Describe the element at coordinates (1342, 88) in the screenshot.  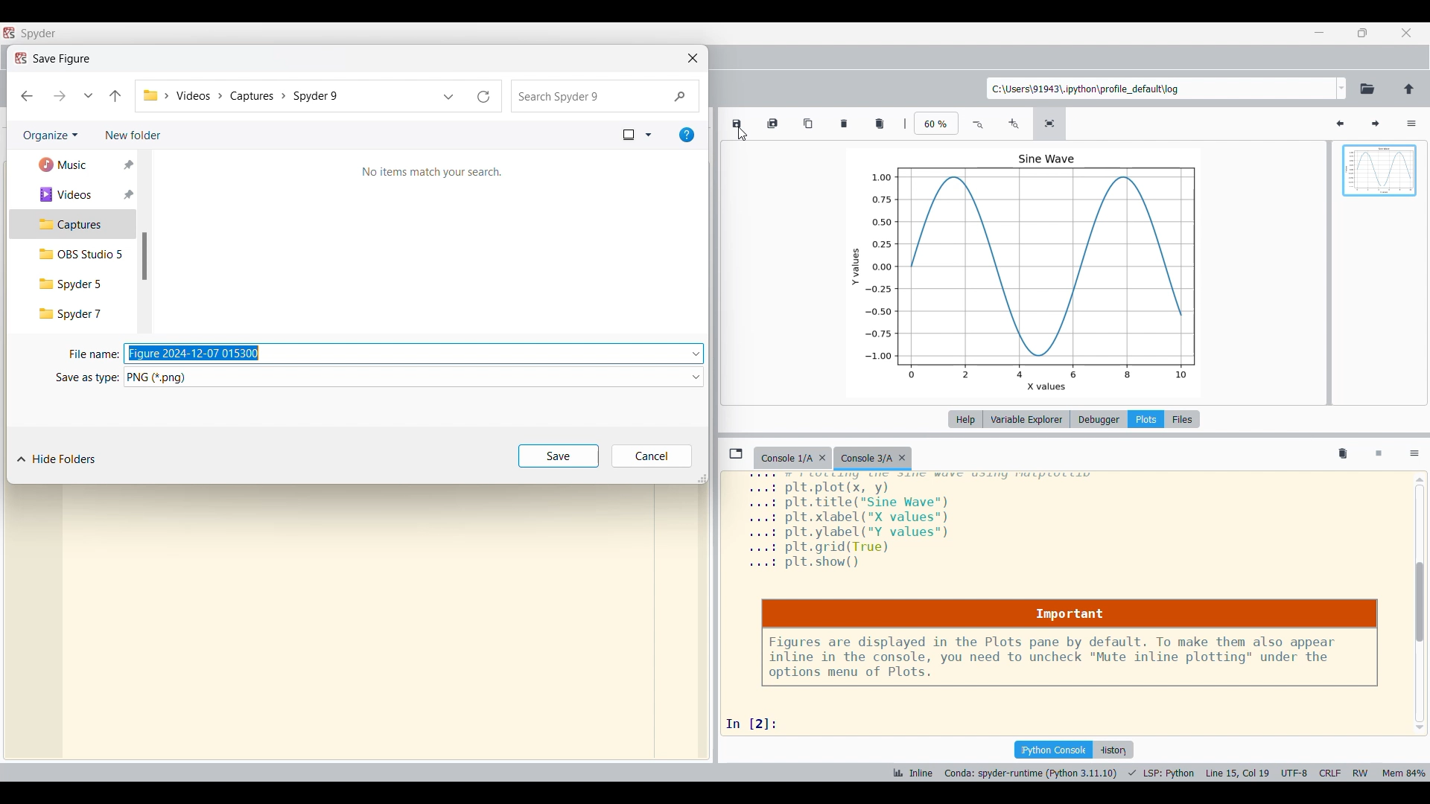
I see `Location options` at that location.